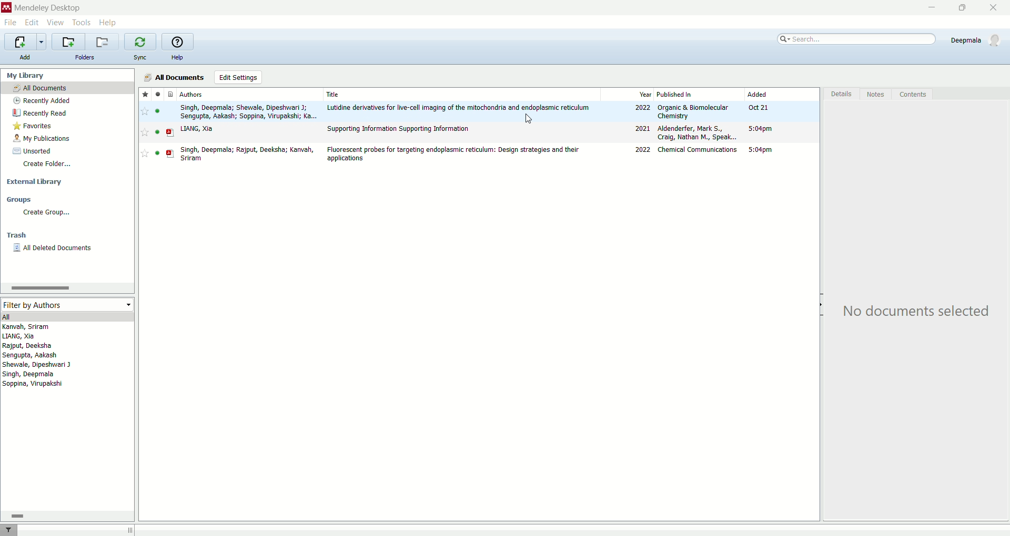  Describe the element at coordinates (822, 305) in the screenshot. I see `toggle hide/show` at that location.